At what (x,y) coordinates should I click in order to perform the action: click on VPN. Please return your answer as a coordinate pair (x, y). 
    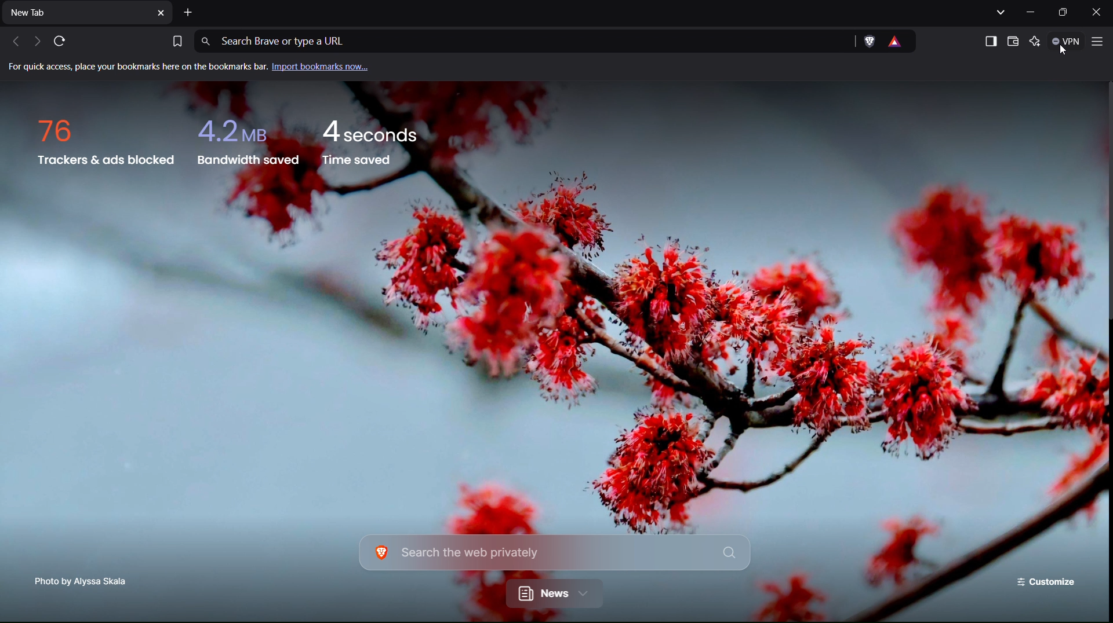
    Looking at the image, I should click on (1063, 43).